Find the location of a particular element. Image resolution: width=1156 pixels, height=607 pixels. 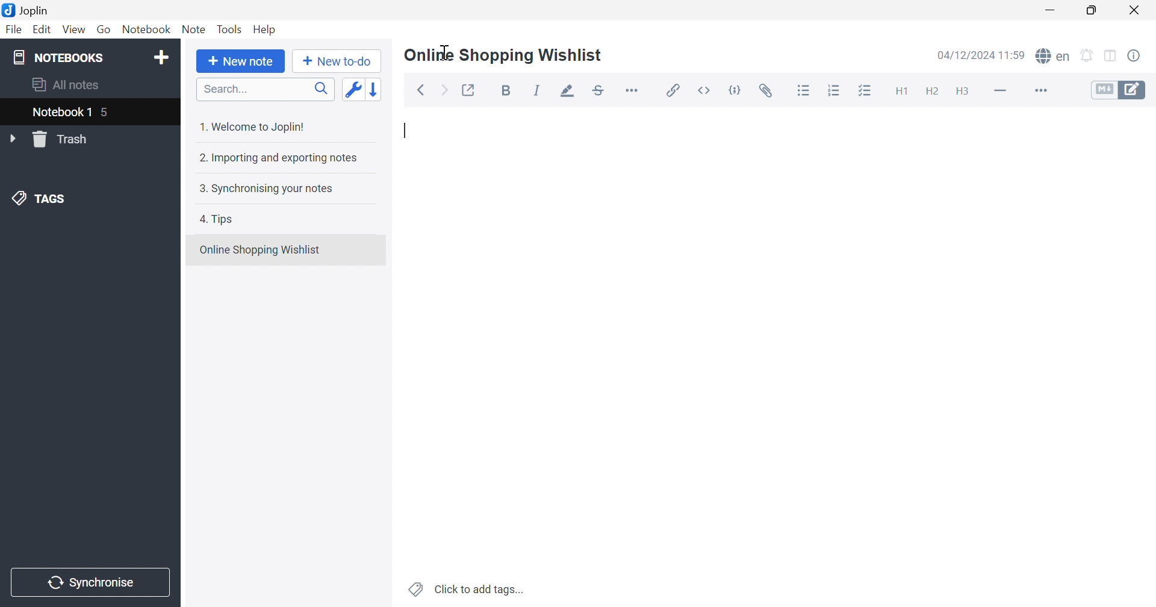

Spell checker is located at coordinates (1054, 56).